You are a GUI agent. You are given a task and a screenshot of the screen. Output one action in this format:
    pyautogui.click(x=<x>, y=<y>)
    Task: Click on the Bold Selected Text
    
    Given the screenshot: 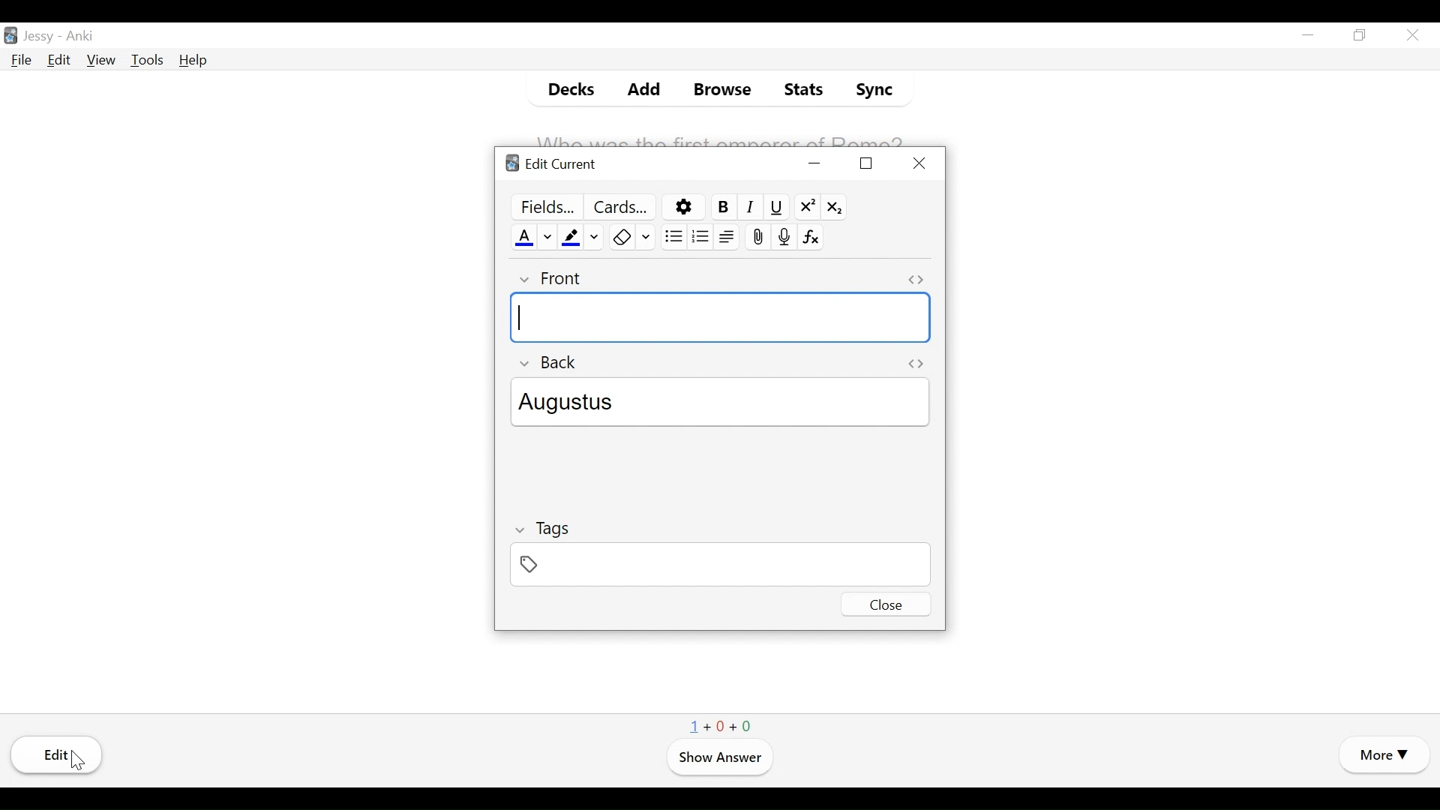 What is the action you would take?
    pyautogui.click(x=721, y=207)
    